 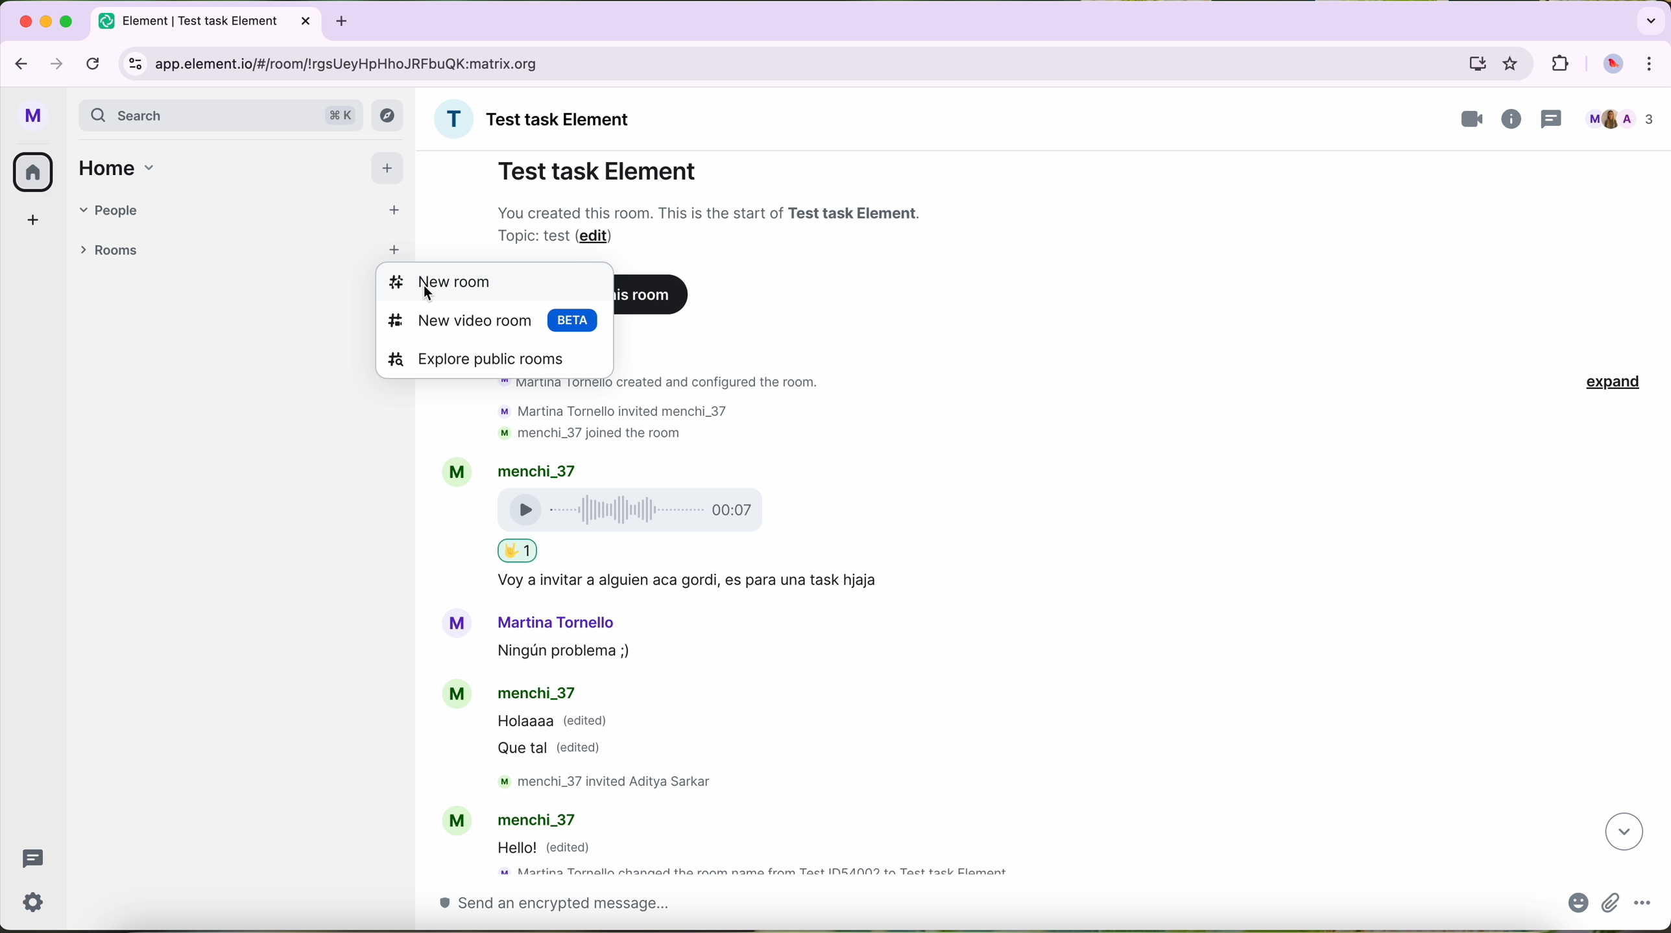 What do you see at coordinates (27, 226) in the screenshot?
I see `add` at bounding box center [27, 226].